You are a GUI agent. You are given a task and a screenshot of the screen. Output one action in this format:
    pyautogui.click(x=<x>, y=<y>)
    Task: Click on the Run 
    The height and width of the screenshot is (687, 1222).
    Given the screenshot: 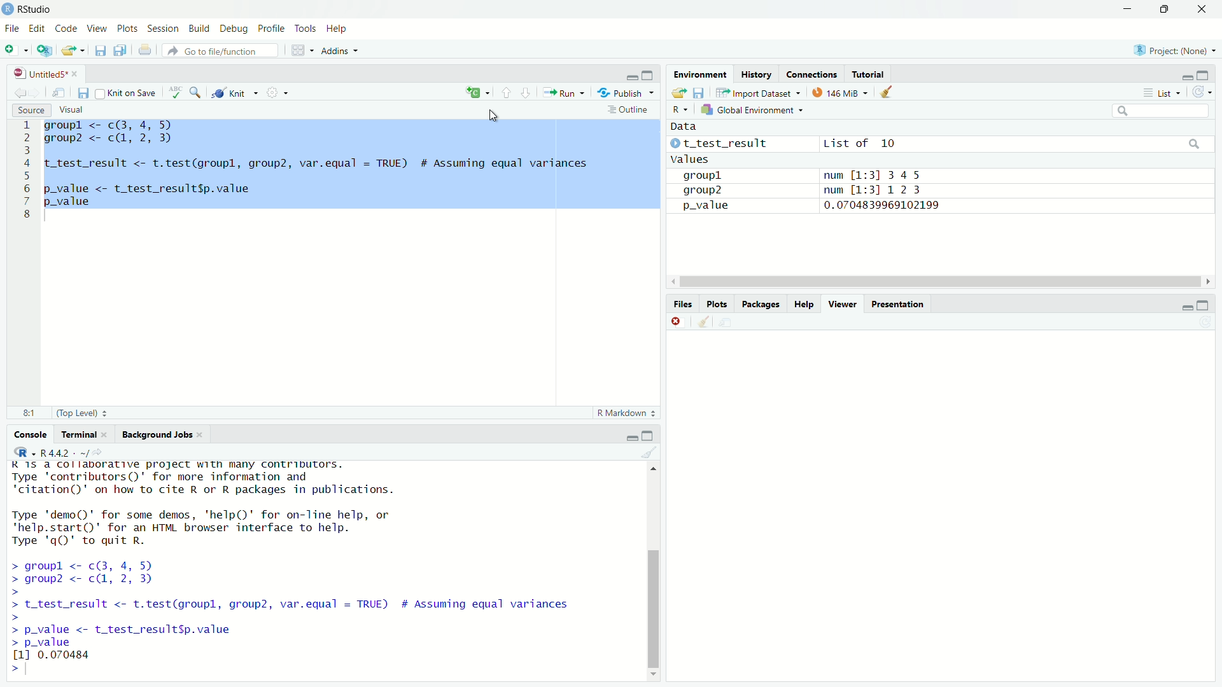 What is the action you would take?
    pyautogui.click(x=561, y=92)
    